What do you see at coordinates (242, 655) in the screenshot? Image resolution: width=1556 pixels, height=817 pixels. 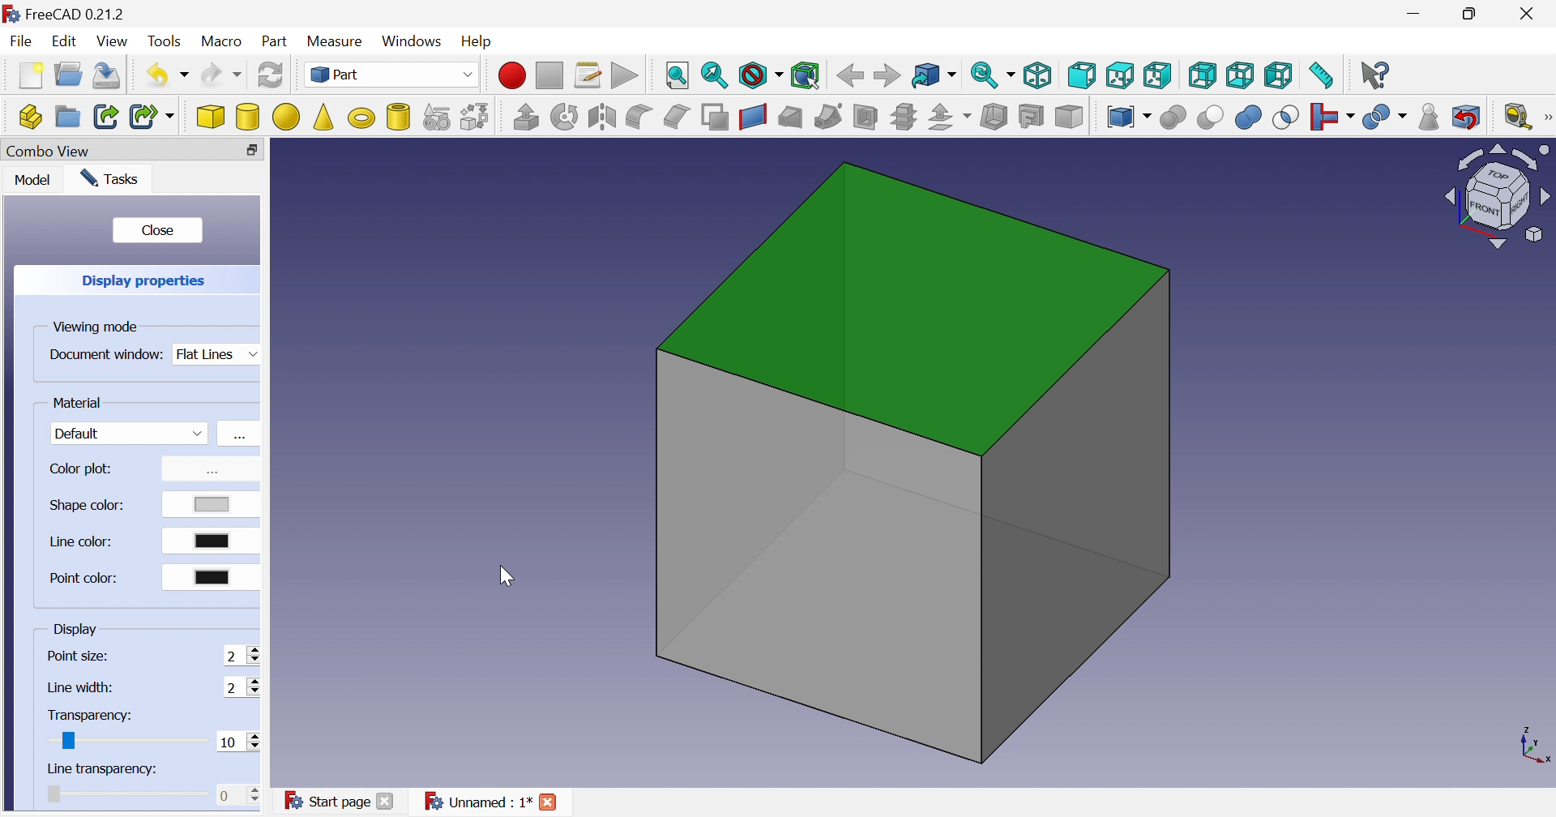 I see `2` at bounding box center [242, 655].